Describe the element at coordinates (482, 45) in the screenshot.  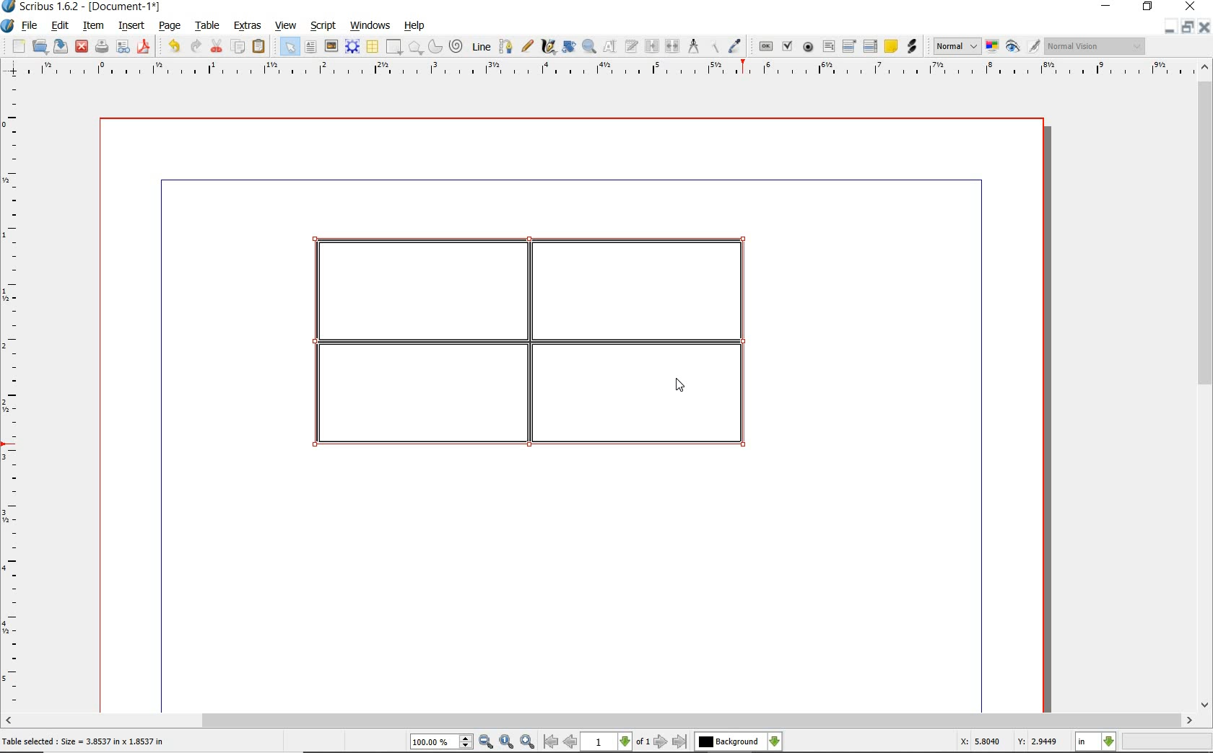
I see `line` at that location.